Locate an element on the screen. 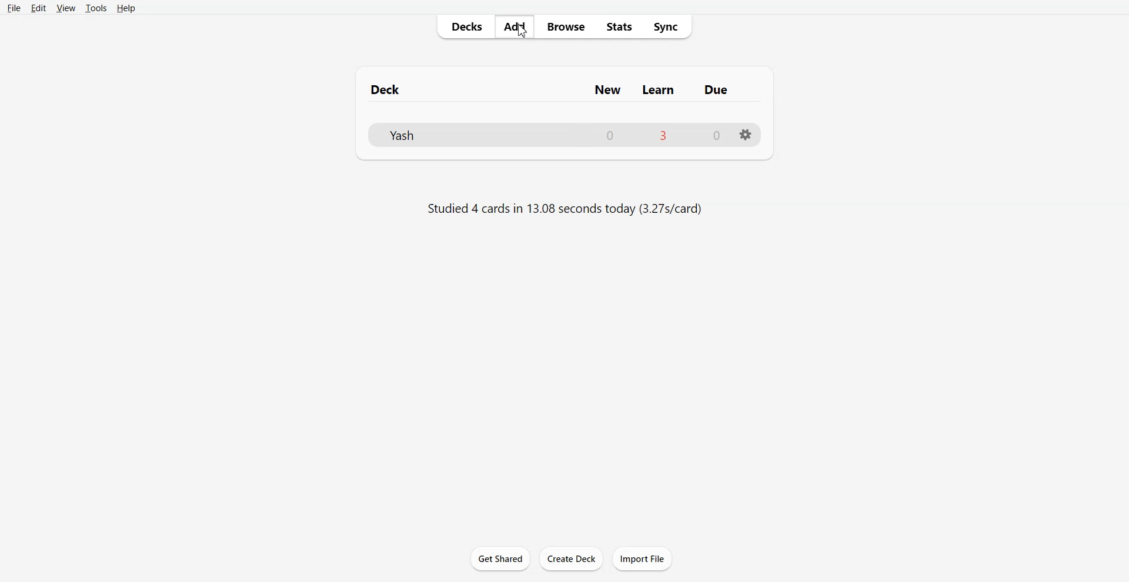  cursor is located at coordinates (524, 35).